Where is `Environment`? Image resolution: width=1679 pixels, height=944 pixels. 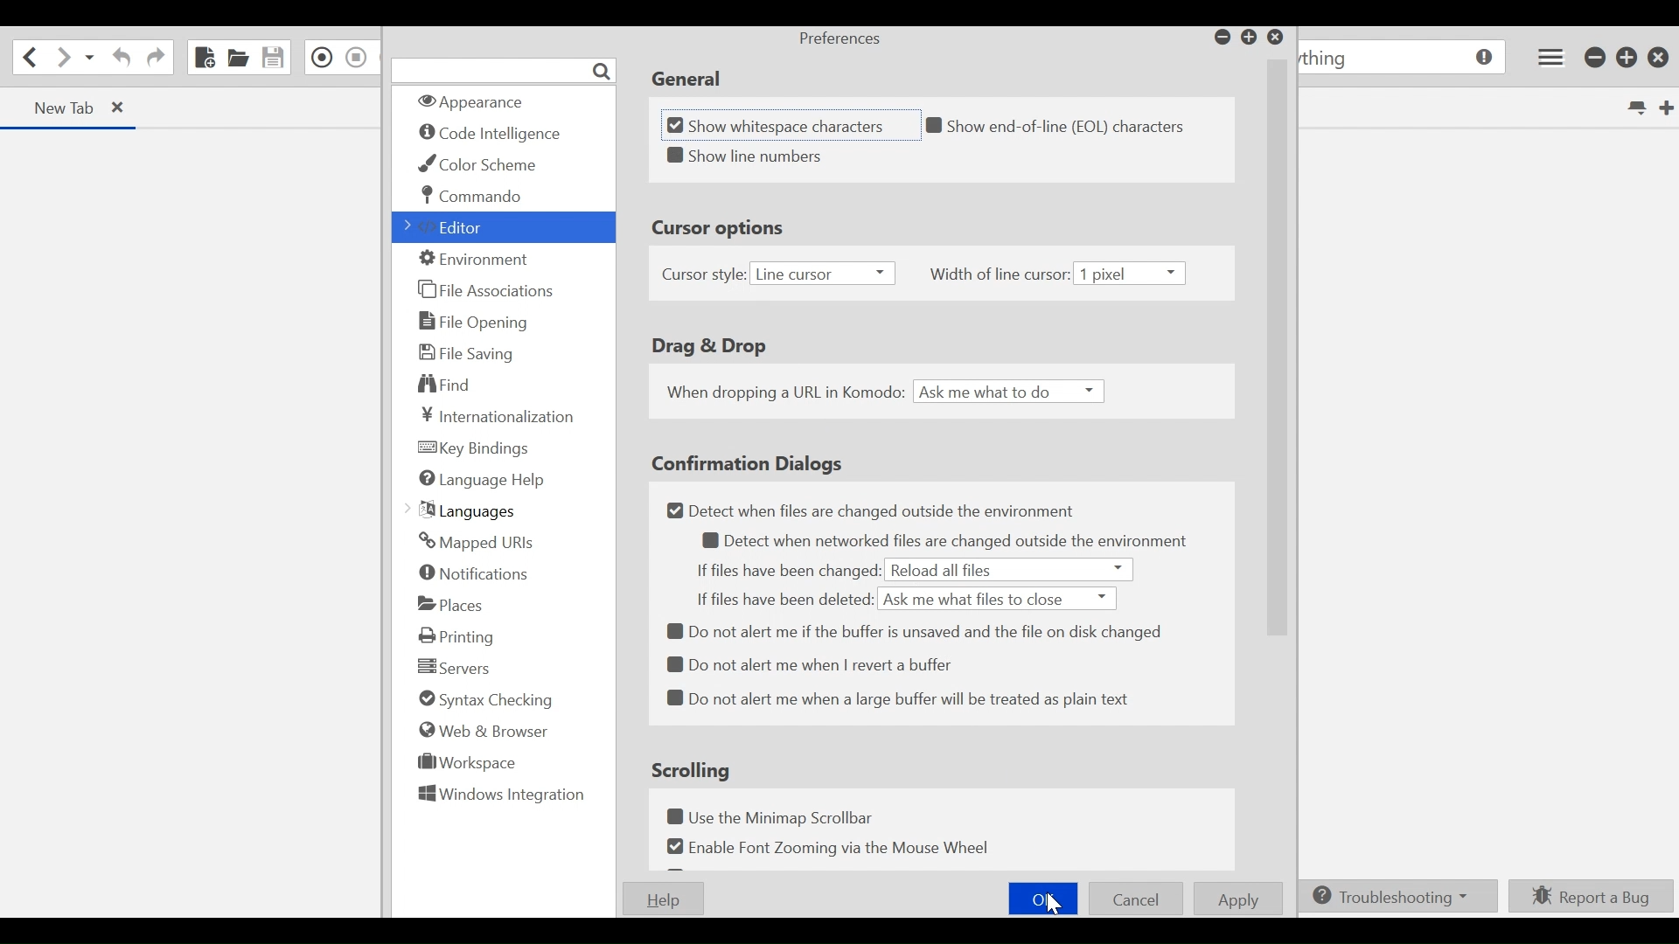 Environment is located at coordinates (470, 258).